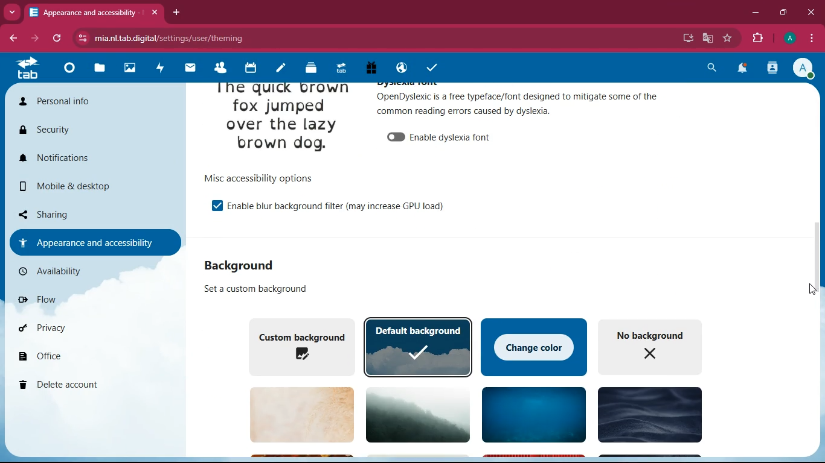 Image resolution: width=825 pixels, height=463 pixels. Describe the element at coordinates (39, 39) in the screenshot. I see `forward` at that location.